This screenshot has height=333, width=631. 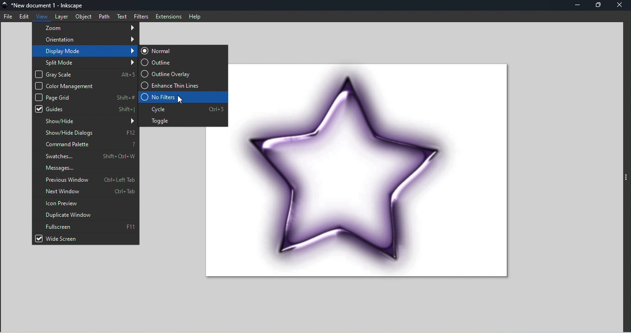 What do you see at coordinates (86, 227) in the screenshot?
I see `Fullscreen` at bounding box center [86, 227].